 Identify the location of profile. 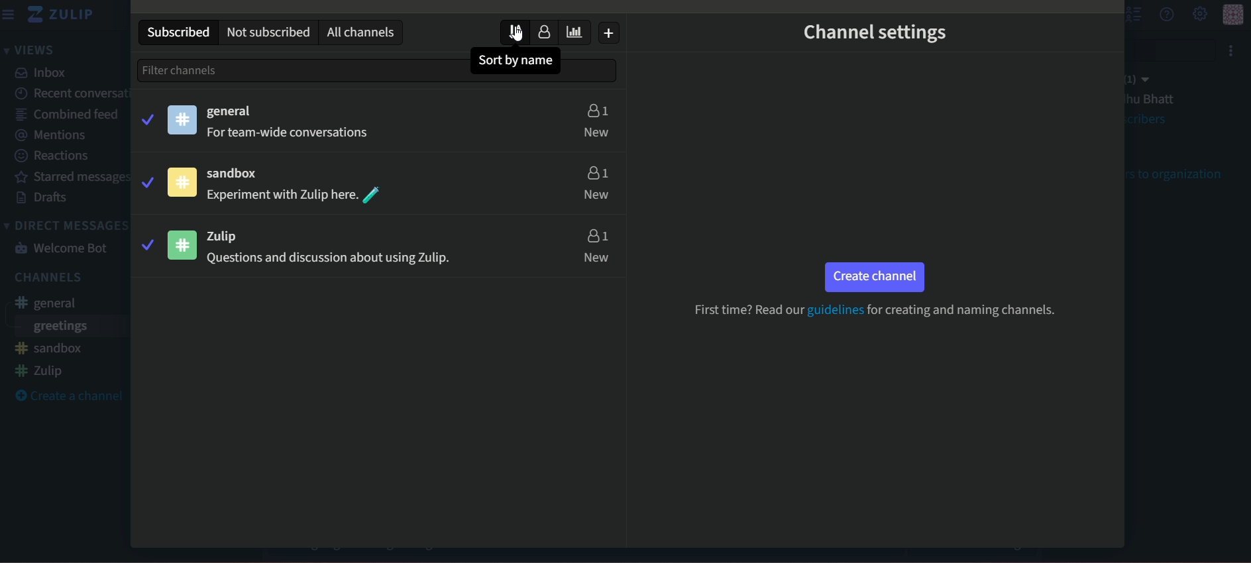
(1237, 14).